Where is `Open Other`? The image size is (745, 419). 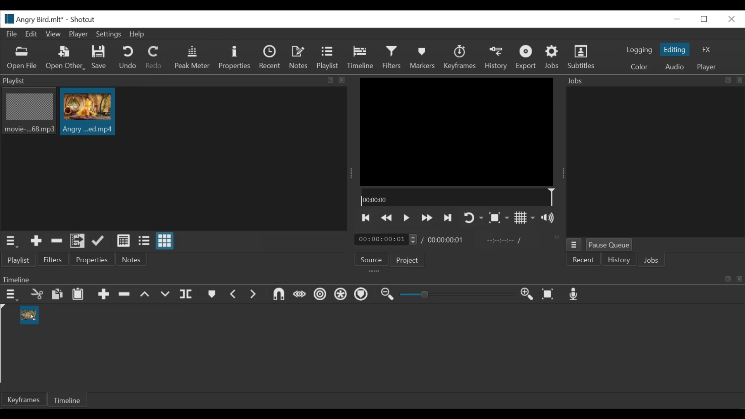 Open Other is located at coordinates (65, 58).